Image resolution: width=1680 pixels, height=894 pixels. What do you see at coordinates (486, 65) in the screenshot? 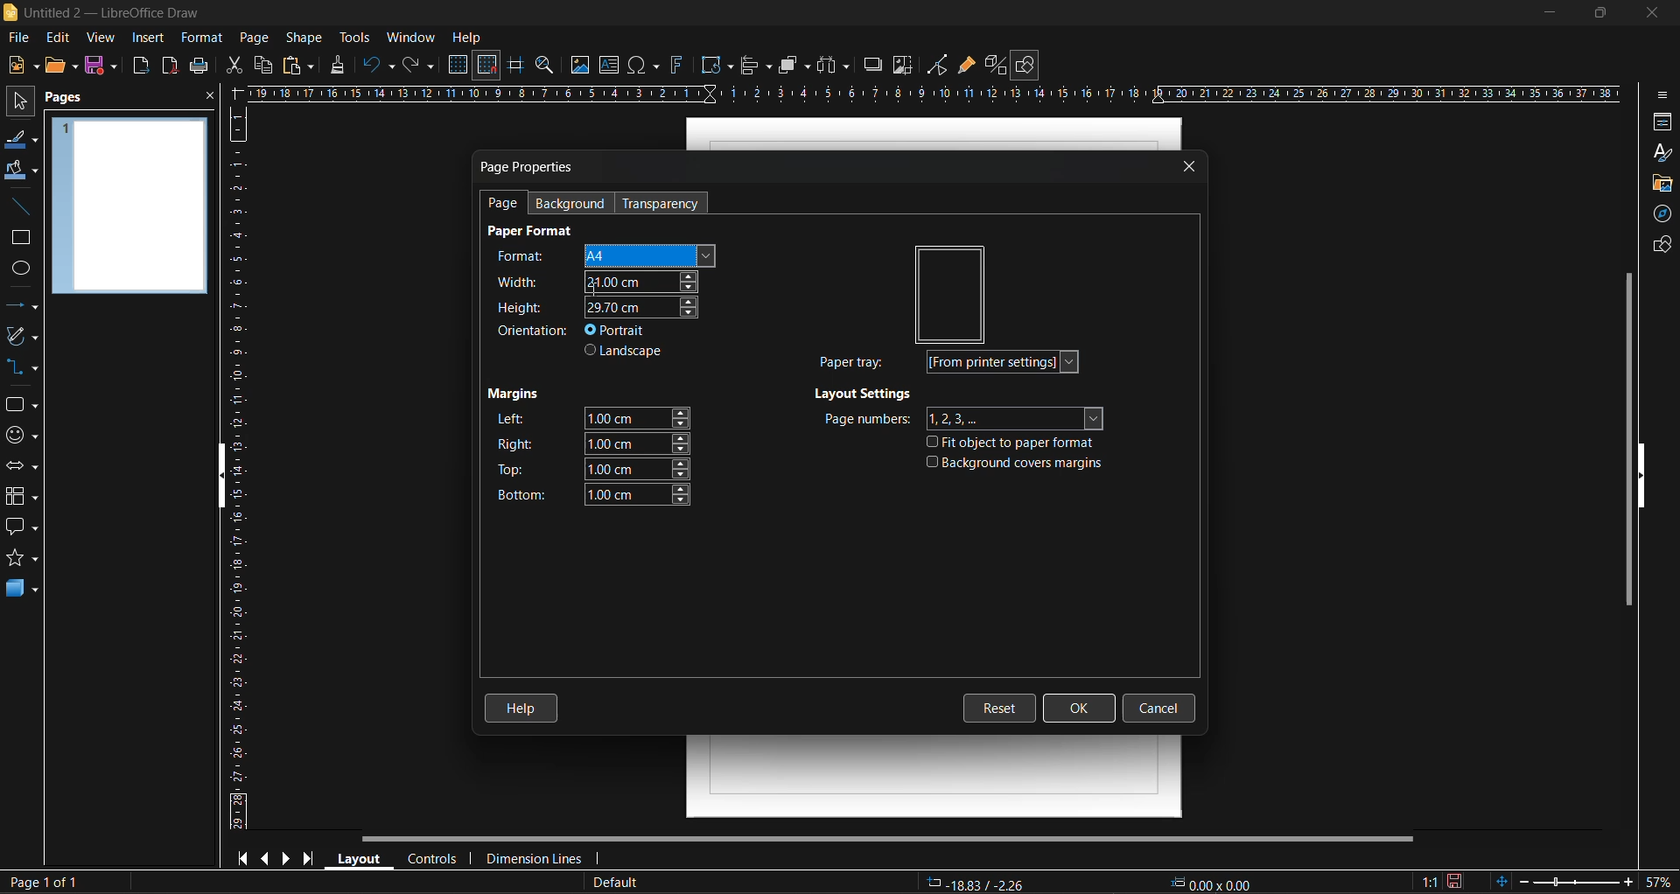
I see `snap to grid` at bounding box center [486, 65].